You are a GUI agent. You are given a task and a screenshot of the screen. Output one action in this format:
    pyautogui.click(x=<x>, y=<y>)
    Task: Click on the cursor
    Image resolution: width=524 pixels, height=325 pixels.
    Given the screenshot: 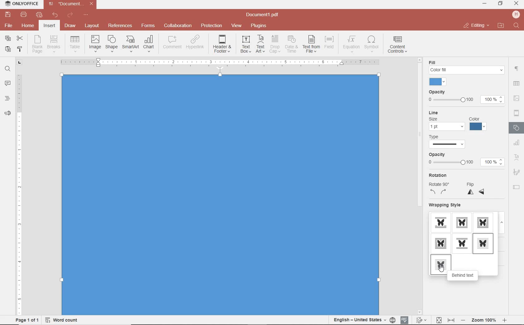 What is the action you would take?
    pyautogui.click(x=441, y=269)
    